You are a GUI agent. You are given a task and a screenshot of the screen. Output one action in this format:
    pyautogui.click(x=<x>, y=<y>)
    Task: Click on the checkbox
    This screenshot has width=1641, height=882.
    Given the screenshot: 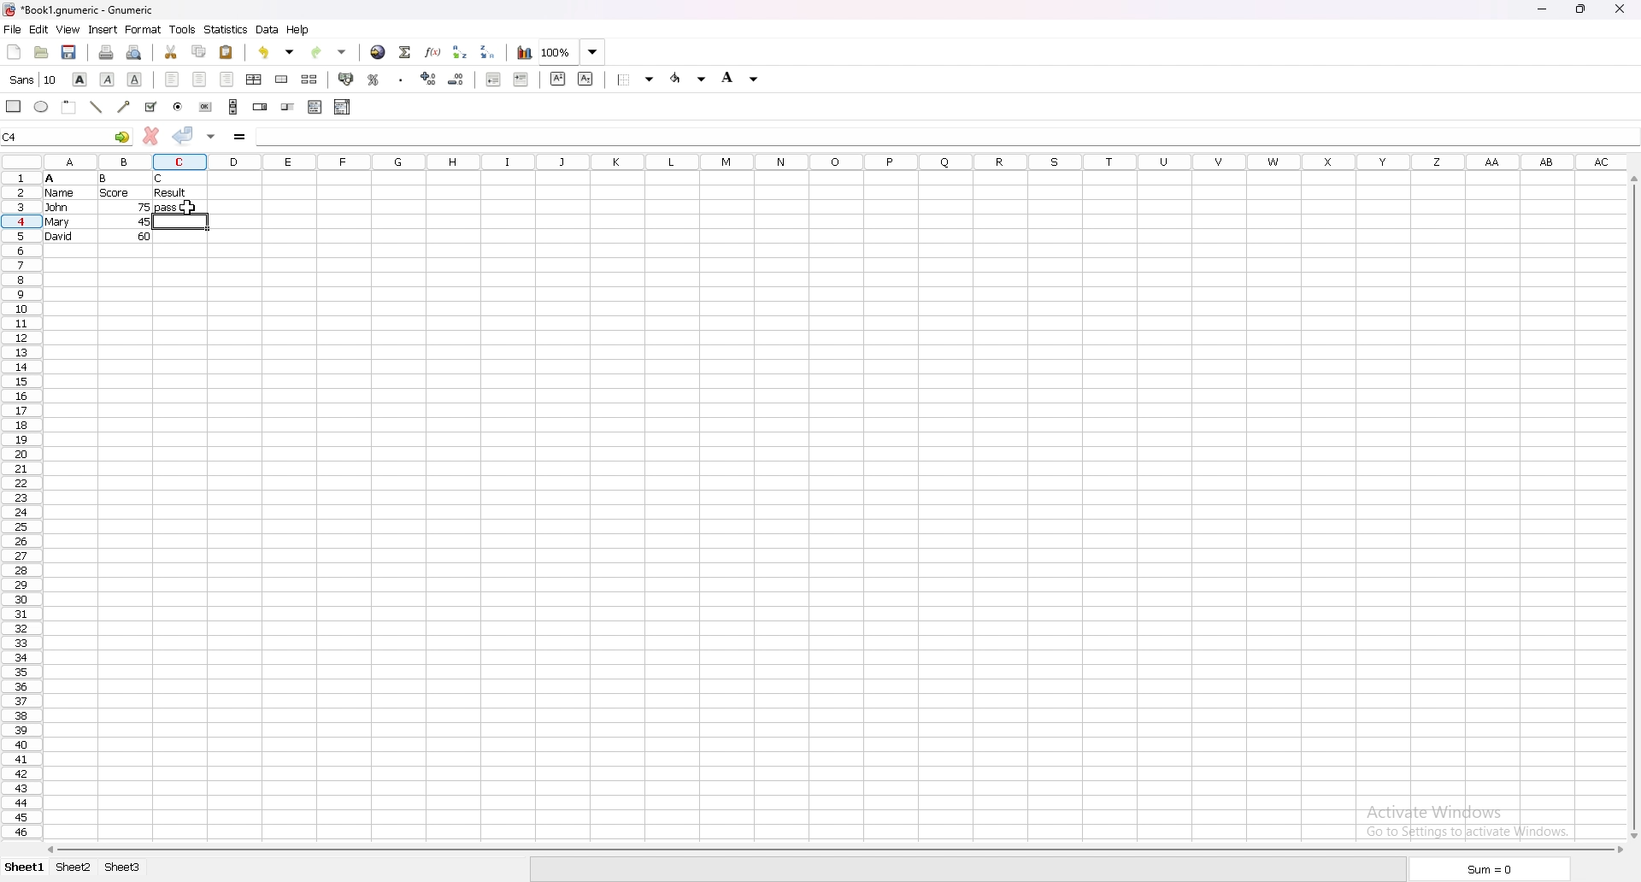 What is the action you would take?
    pyautogui.click(x=150, y=107)
    